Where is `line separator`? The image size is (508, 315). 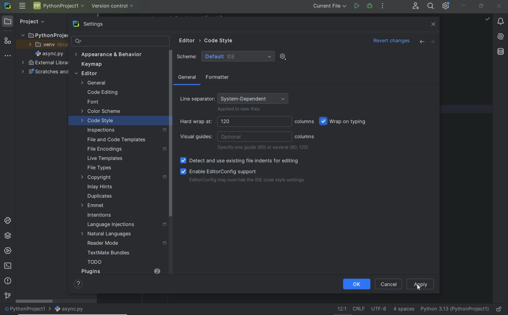 line separator is located at coordinates (359, 309).